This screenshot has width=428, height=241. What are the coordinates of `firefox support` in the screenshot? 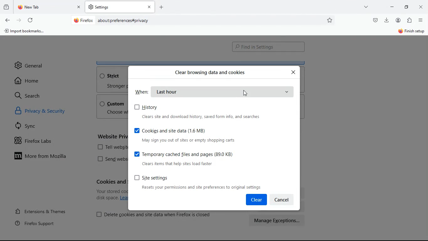 It's located at (39, 223).